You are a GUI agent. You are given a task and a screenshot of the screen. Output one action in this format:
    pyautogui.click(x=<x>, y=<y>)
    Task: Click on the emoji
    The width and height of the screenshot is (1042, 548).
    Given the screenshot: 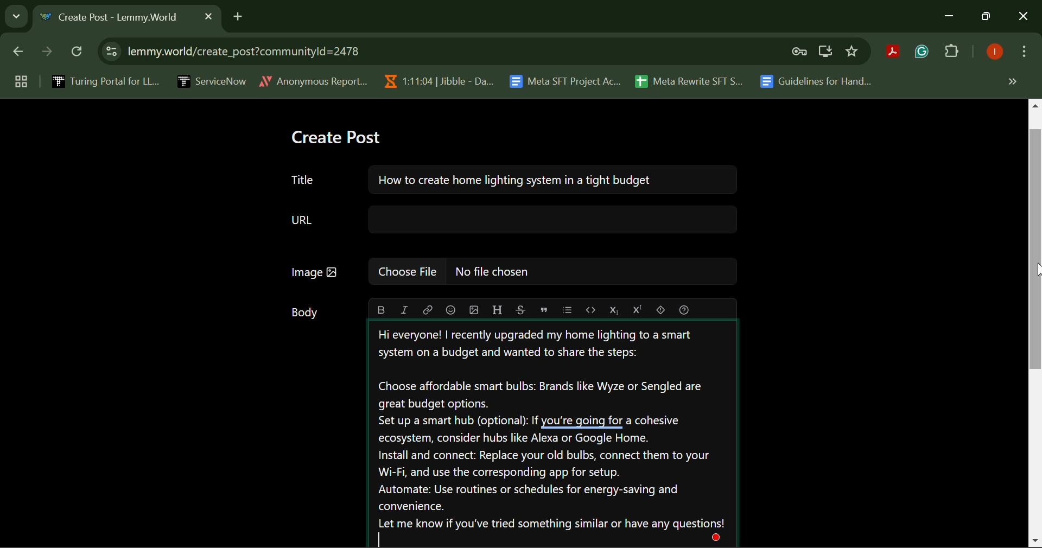 What is the action you would take?
    pyautogui.click(x=450, y=310)
    